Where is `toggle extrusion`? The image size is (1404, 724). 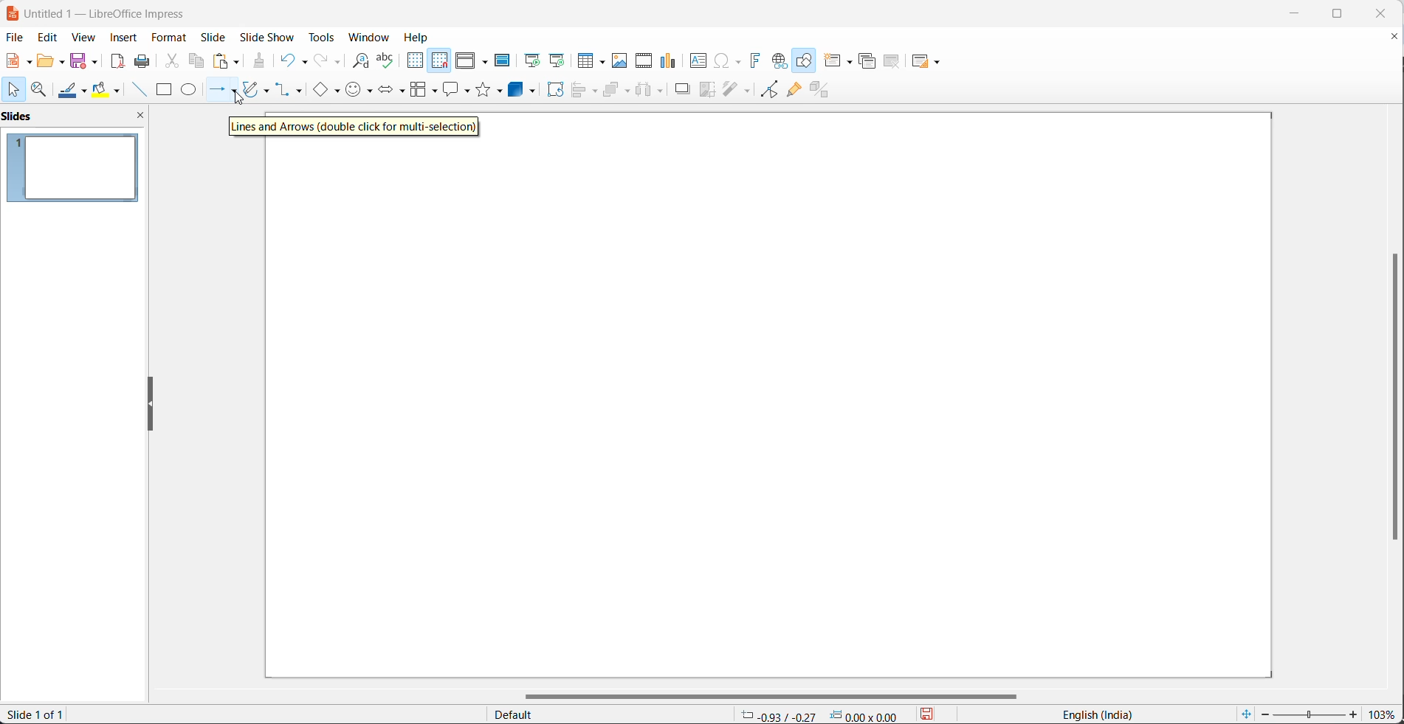
toggle extrusion is located at coordinates (824, 89).